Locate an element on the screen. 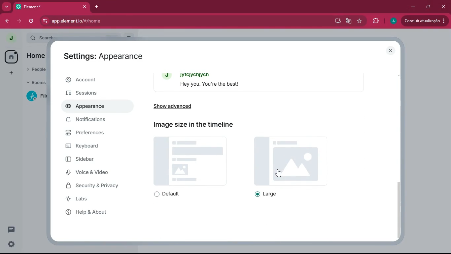 The image size is (451, 254). keyboard is located at coordinates (91, 147).